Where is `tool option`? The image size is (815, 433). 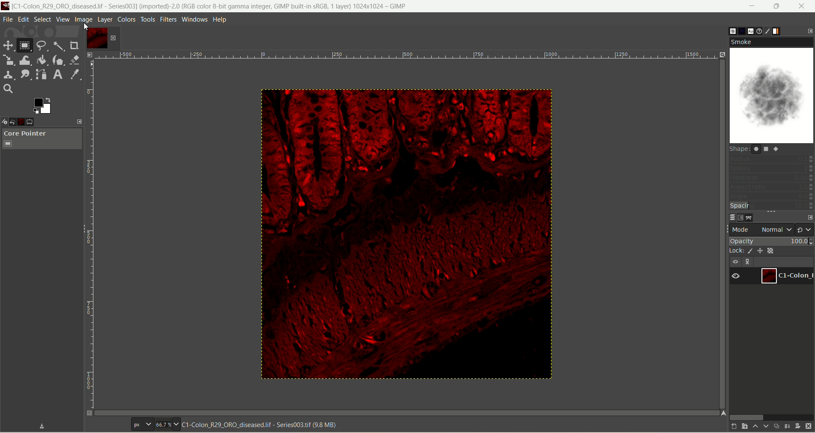
tool option is located at coordinates (31, 122).